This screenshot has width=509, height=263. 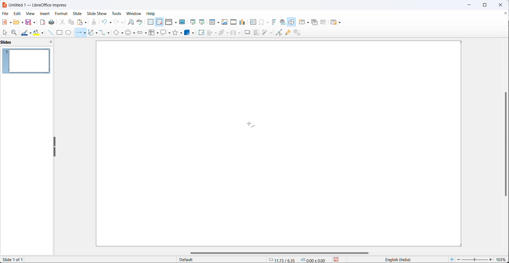 I want to click on align, so click(x=212, y=33).